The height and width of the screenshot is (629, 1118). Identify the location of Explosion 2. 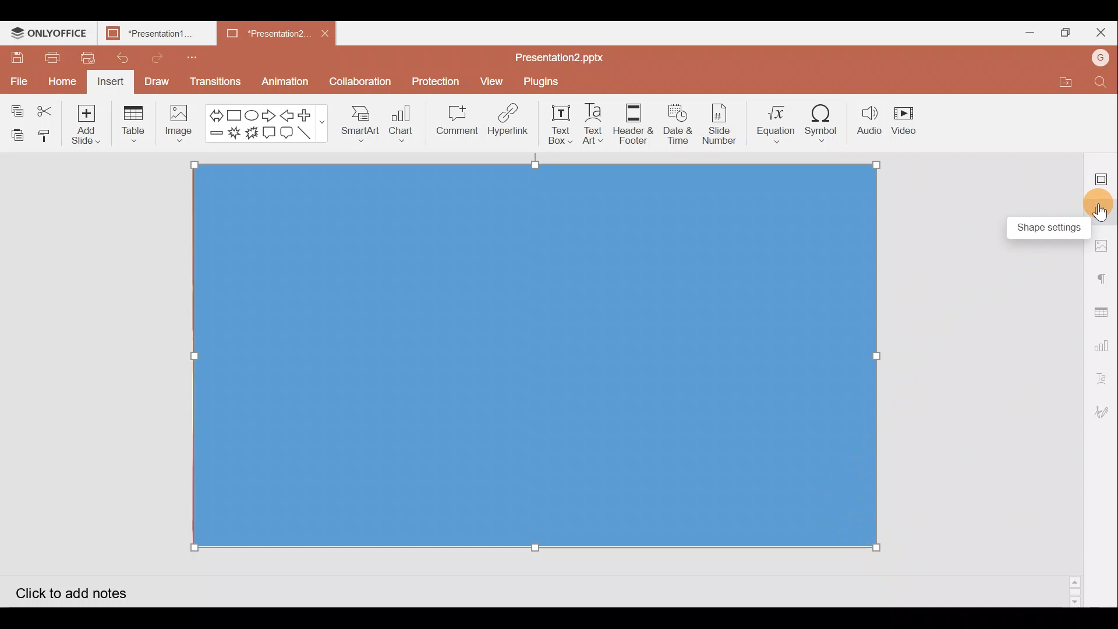
(252, 137).